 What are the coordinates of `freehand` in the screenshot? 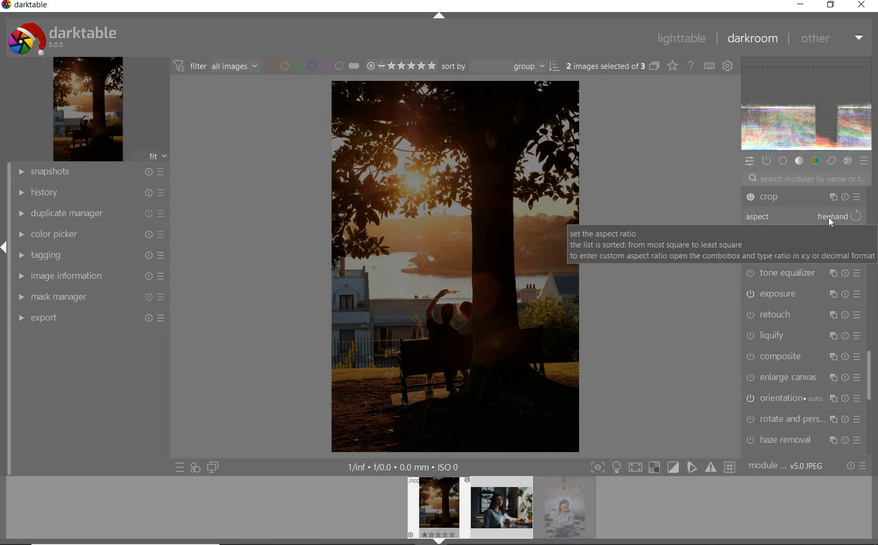 It's located at (840, 217).